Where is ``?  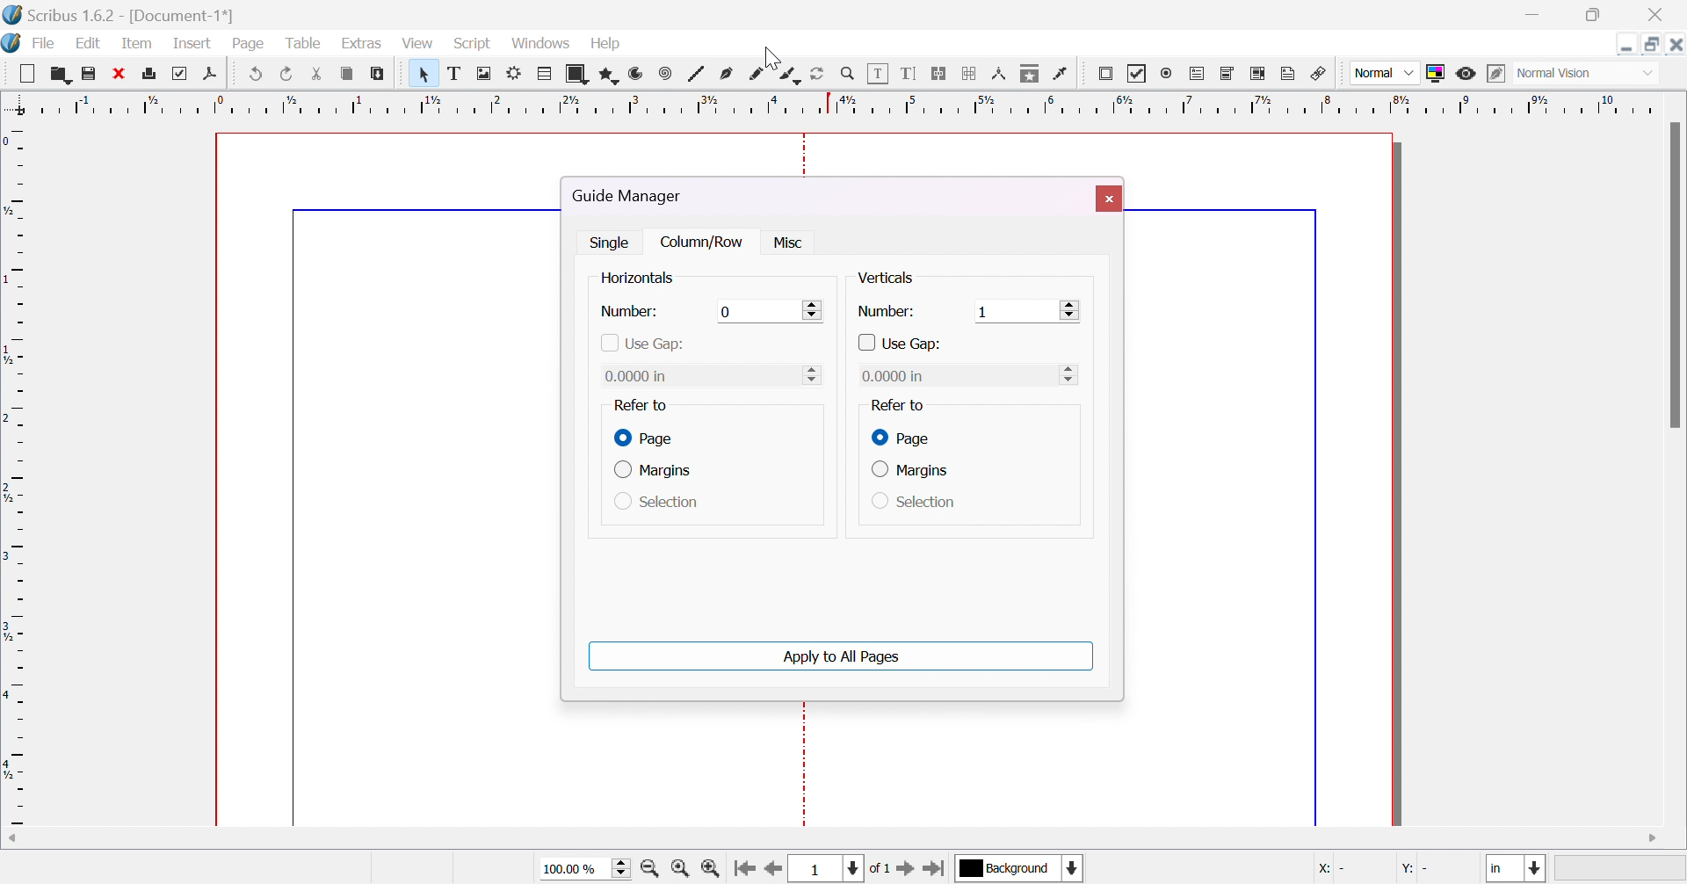
 is located at coordinates (812, 373).